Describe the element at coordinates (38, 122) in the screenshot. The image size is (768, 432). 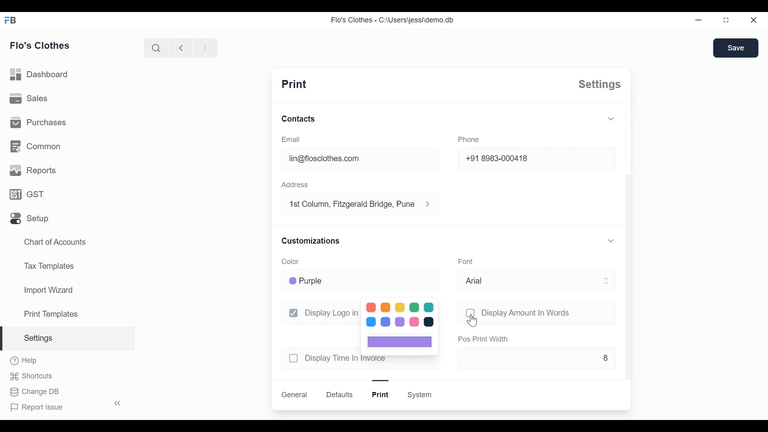
I see `purchases` at that location.